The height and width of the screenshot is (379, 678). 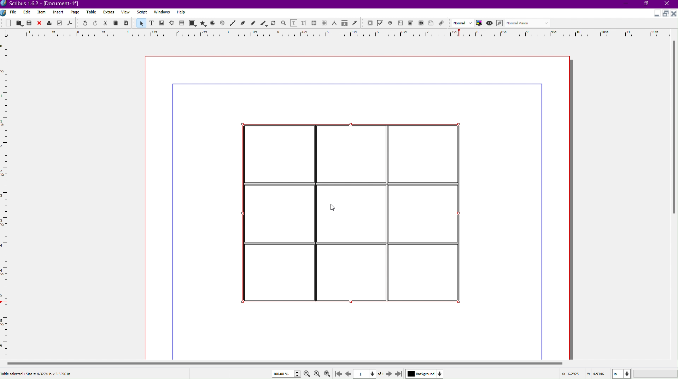 What do you see at coordinates (443, 24) in the screenshot?
I see `Link Annotation` at bounding box center [443, 24].